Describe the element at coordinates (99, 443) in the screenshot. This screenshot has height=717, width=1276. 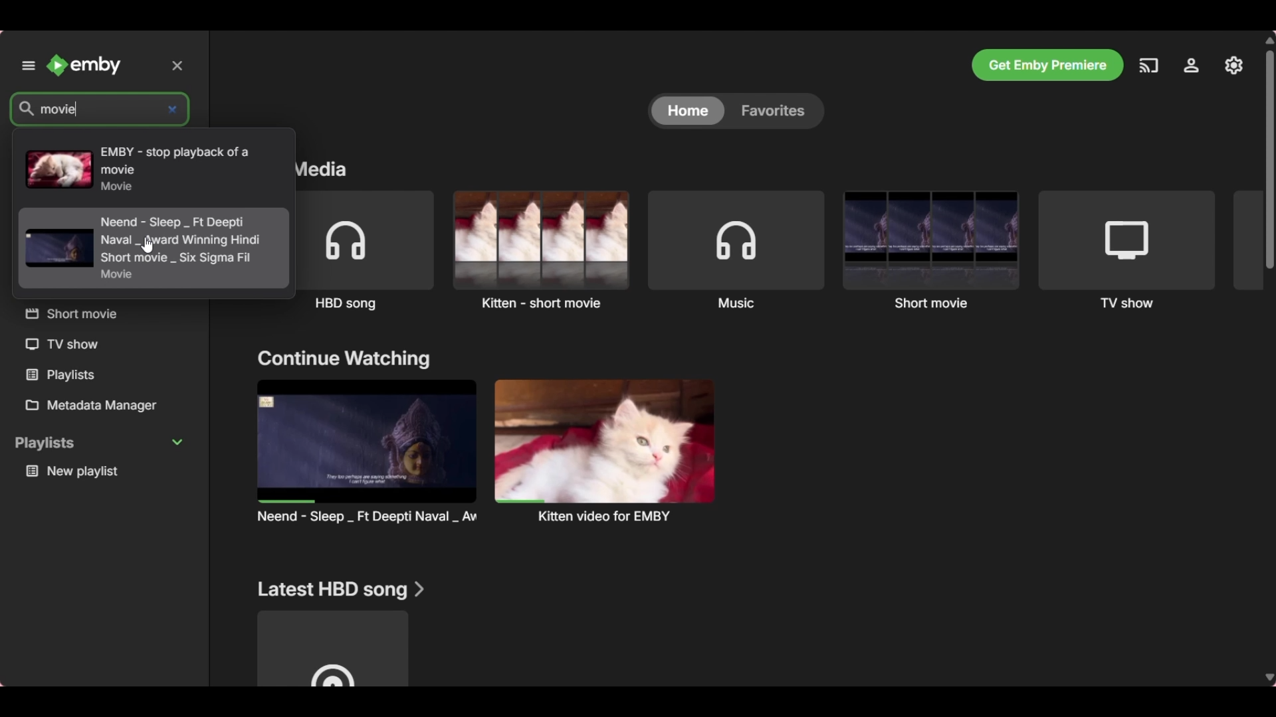
I see `Collapse playlists` at that location.